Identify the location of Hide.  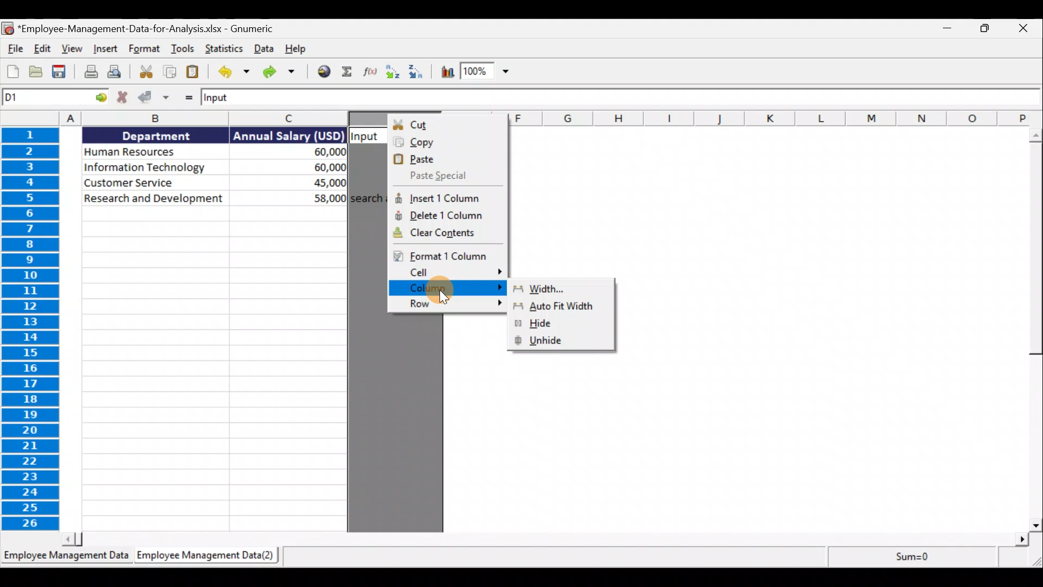
(563, 324).